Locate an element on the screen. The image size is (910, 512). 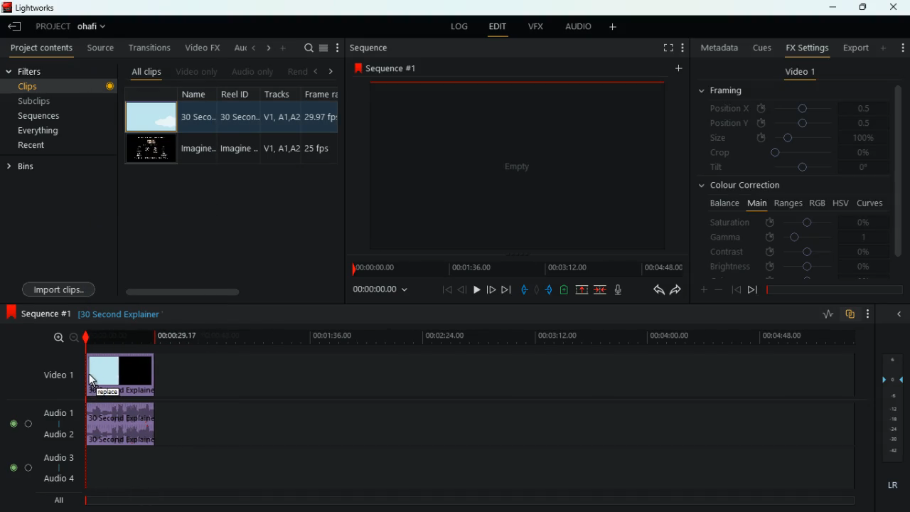
right is located at coordinates (327, 72).